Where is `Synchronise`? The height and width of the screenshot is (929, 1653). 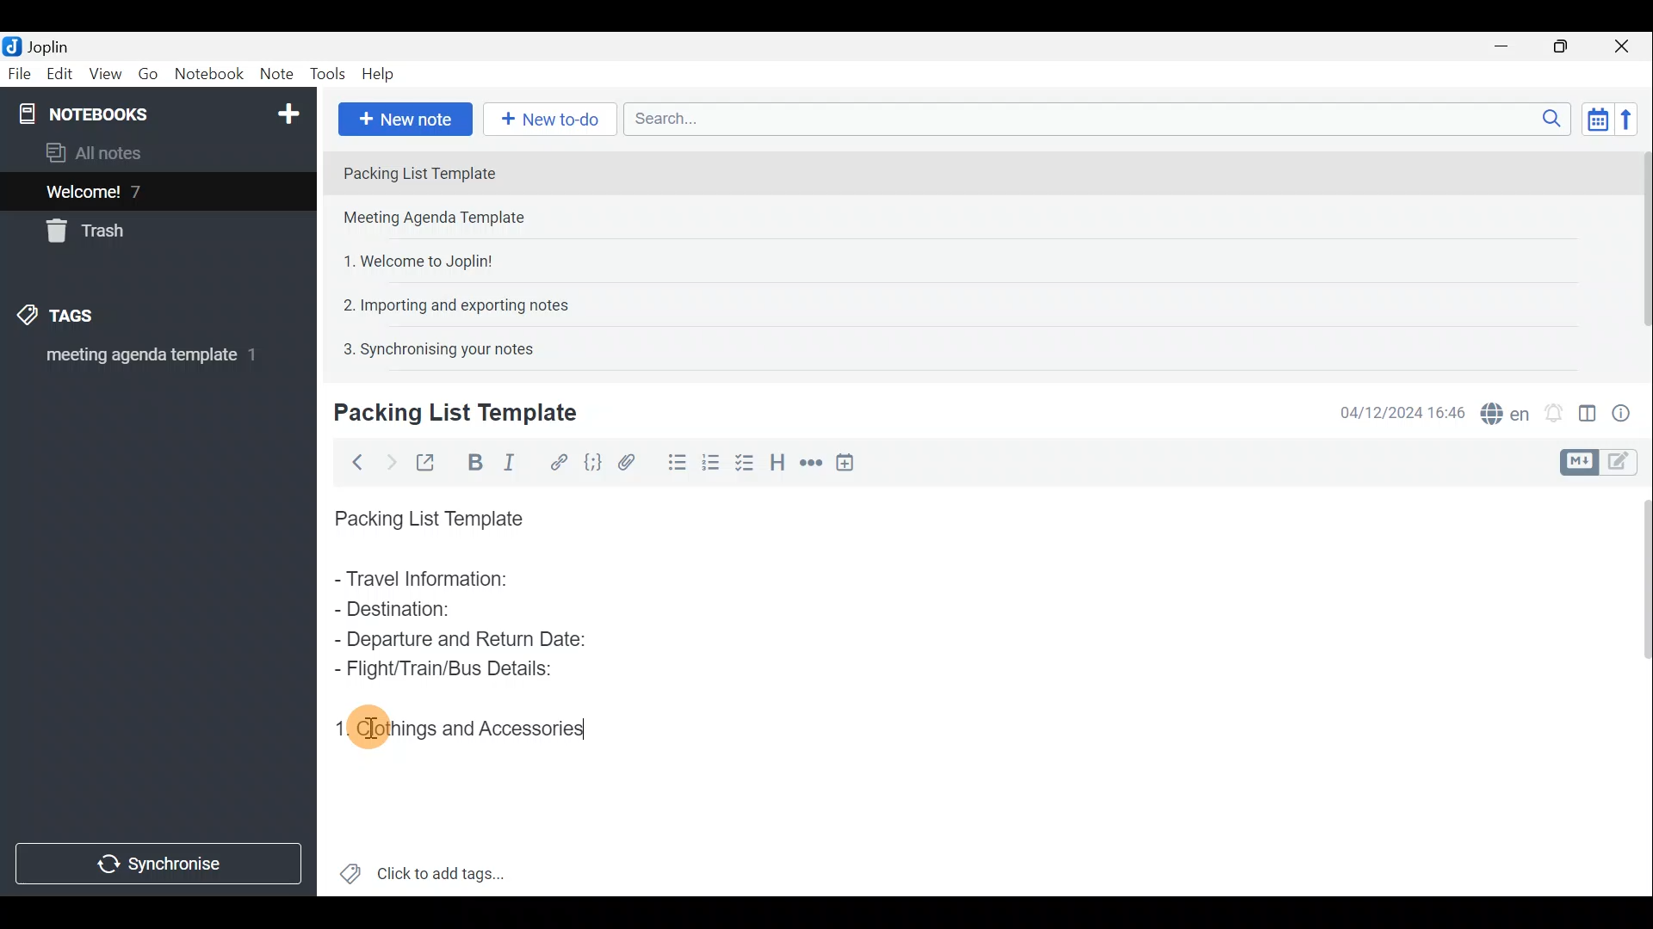
Synchronise is located at coordinates (161, 866).